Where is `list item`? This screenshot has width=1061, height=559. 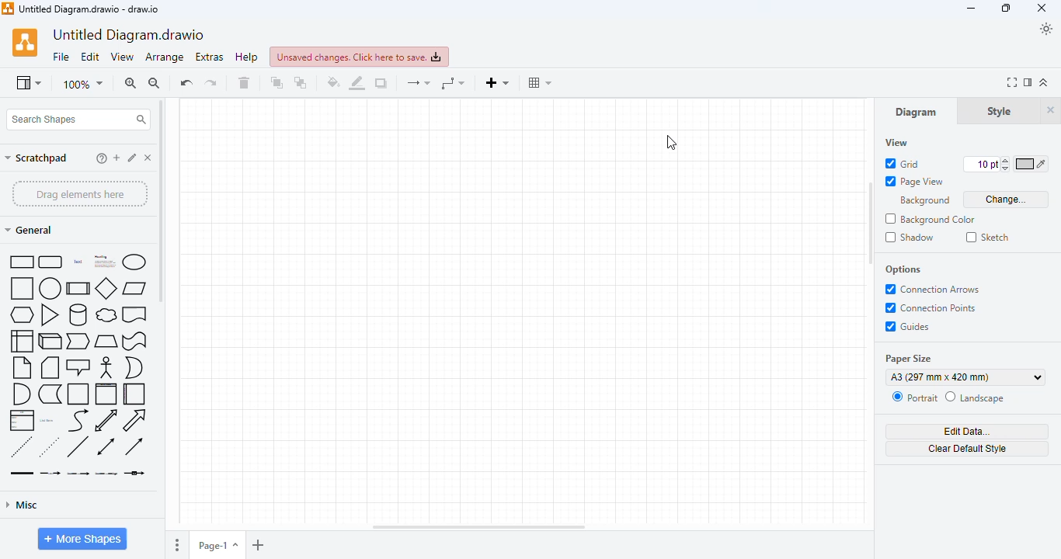
list item is located at coordinates (48, 421).